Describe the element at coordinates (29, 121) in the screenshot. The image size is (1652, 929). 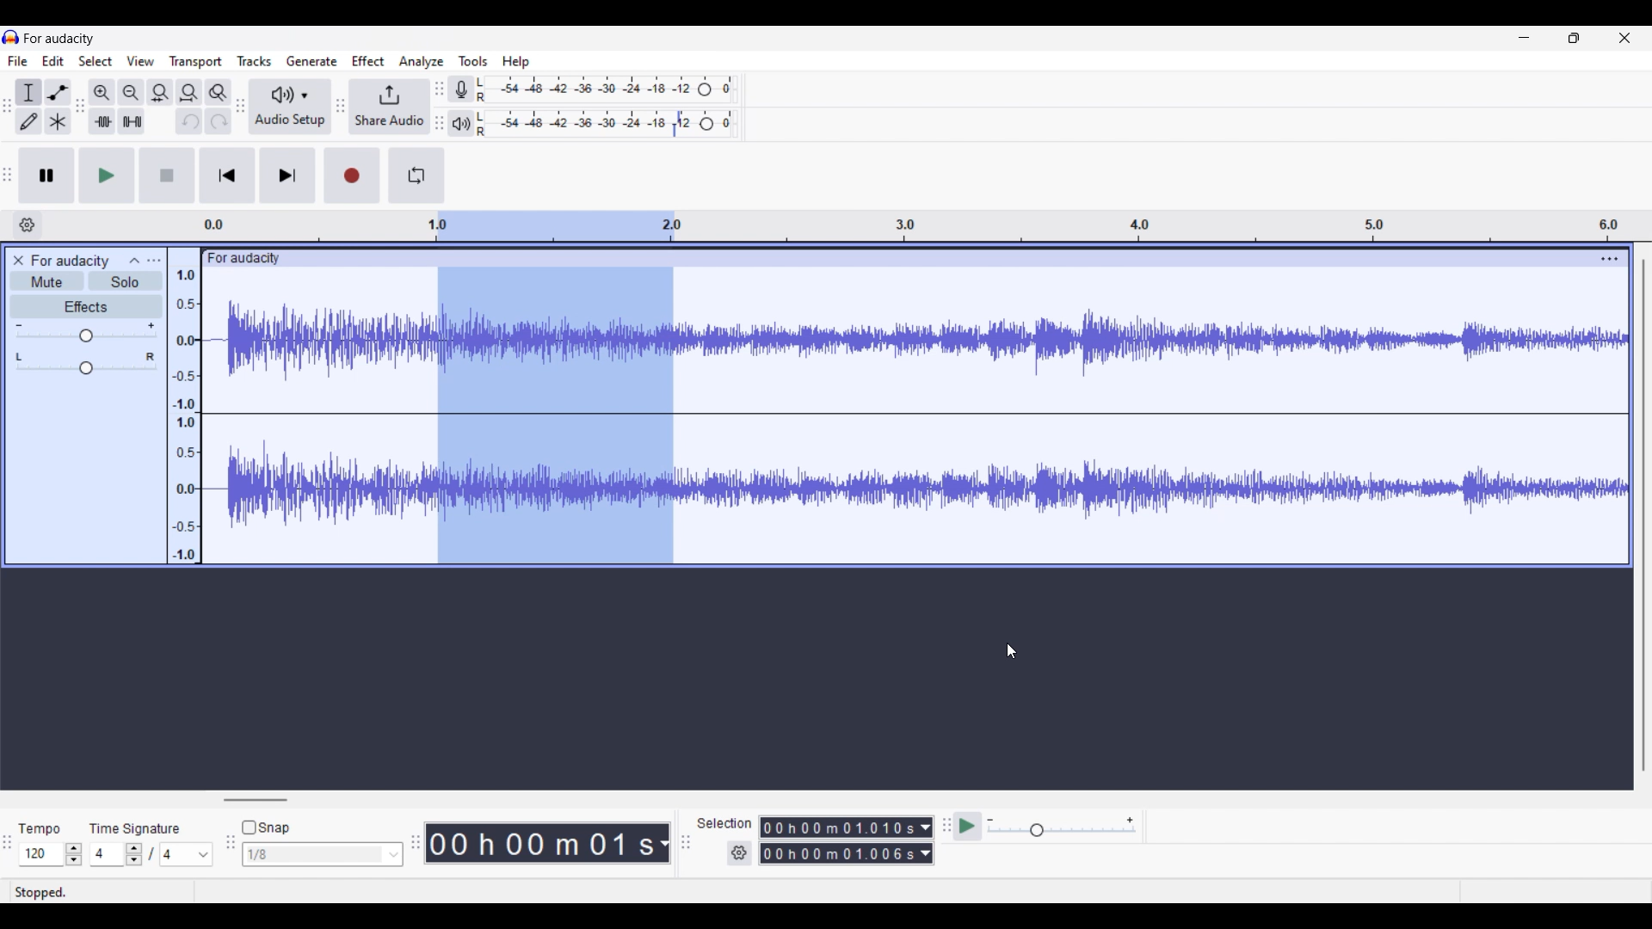
I see `Draw tool` at that location.